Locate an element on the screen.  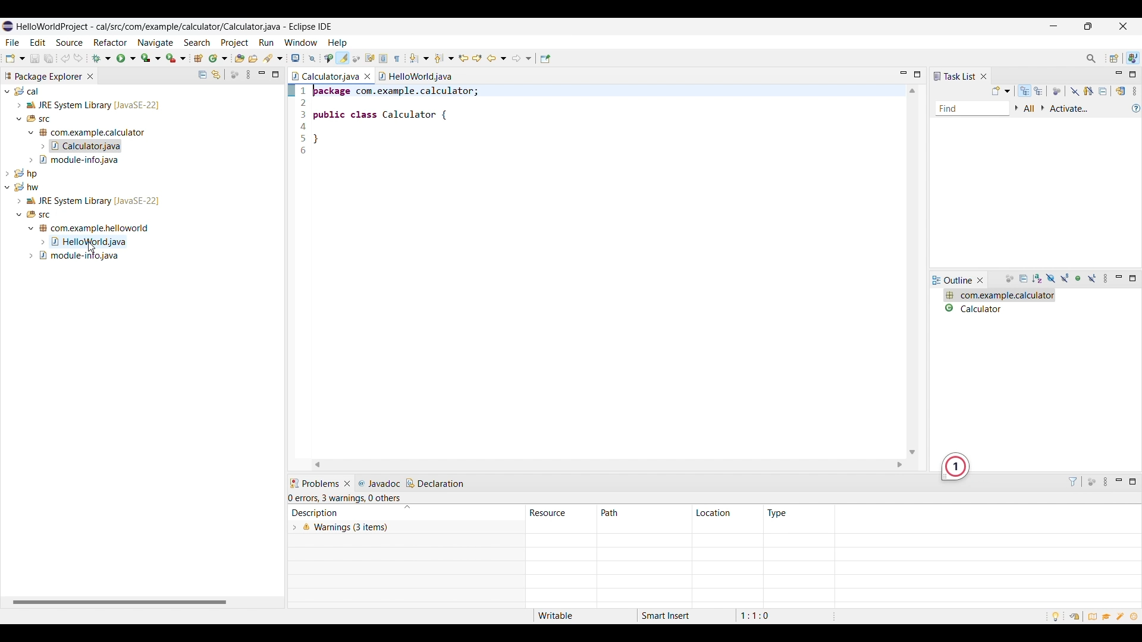
Collapse all is located at coordinates (1024, 279).